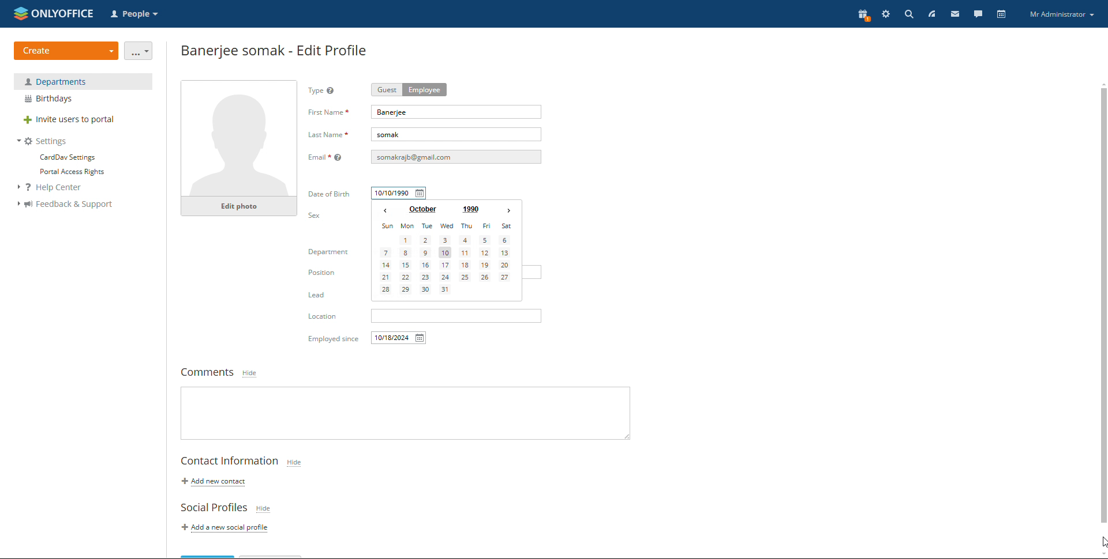 This screenshot has width=1108, height=559. Describe the element at coordinates (66, 157) in the screenshot. I see `carddev settings` at that location.